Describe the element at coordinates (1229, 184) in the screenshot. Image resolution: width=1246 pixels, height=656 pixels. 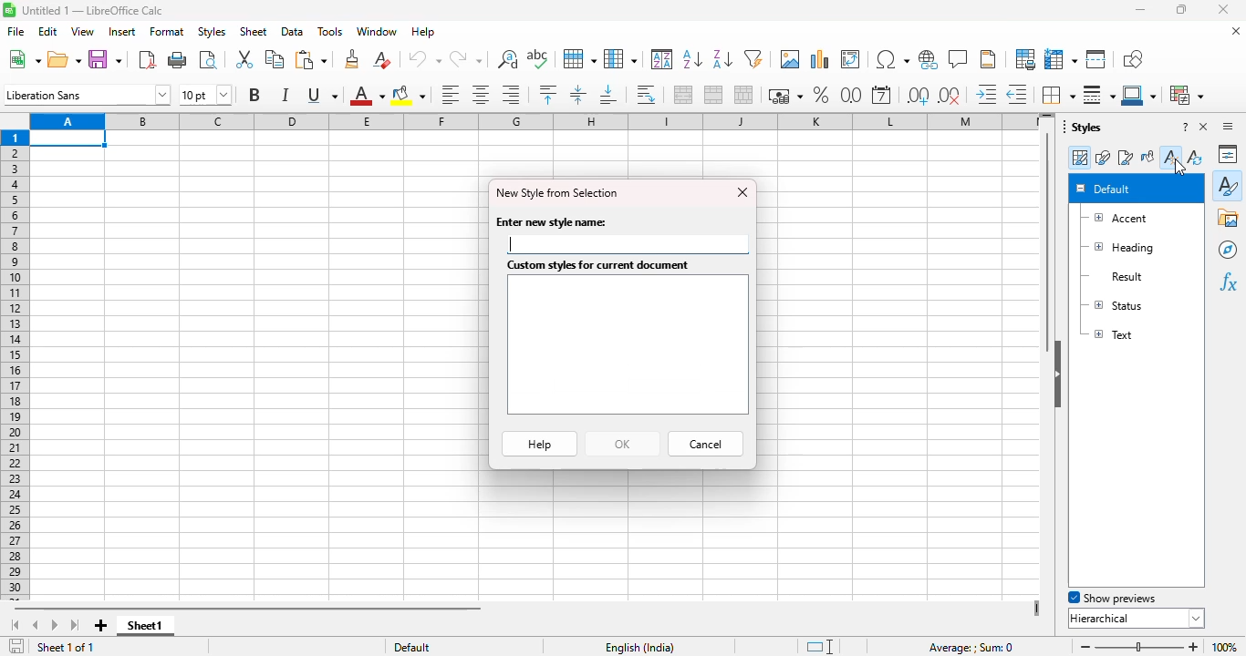
I see `styles` at that location.